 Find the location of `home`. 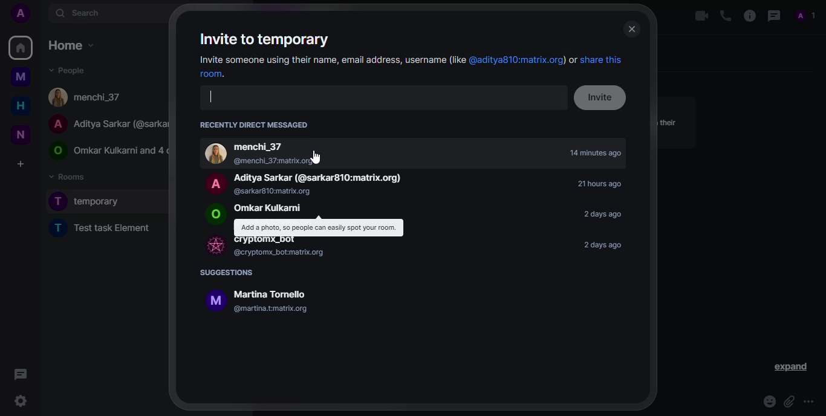

home is located at coordinates (71, 45).